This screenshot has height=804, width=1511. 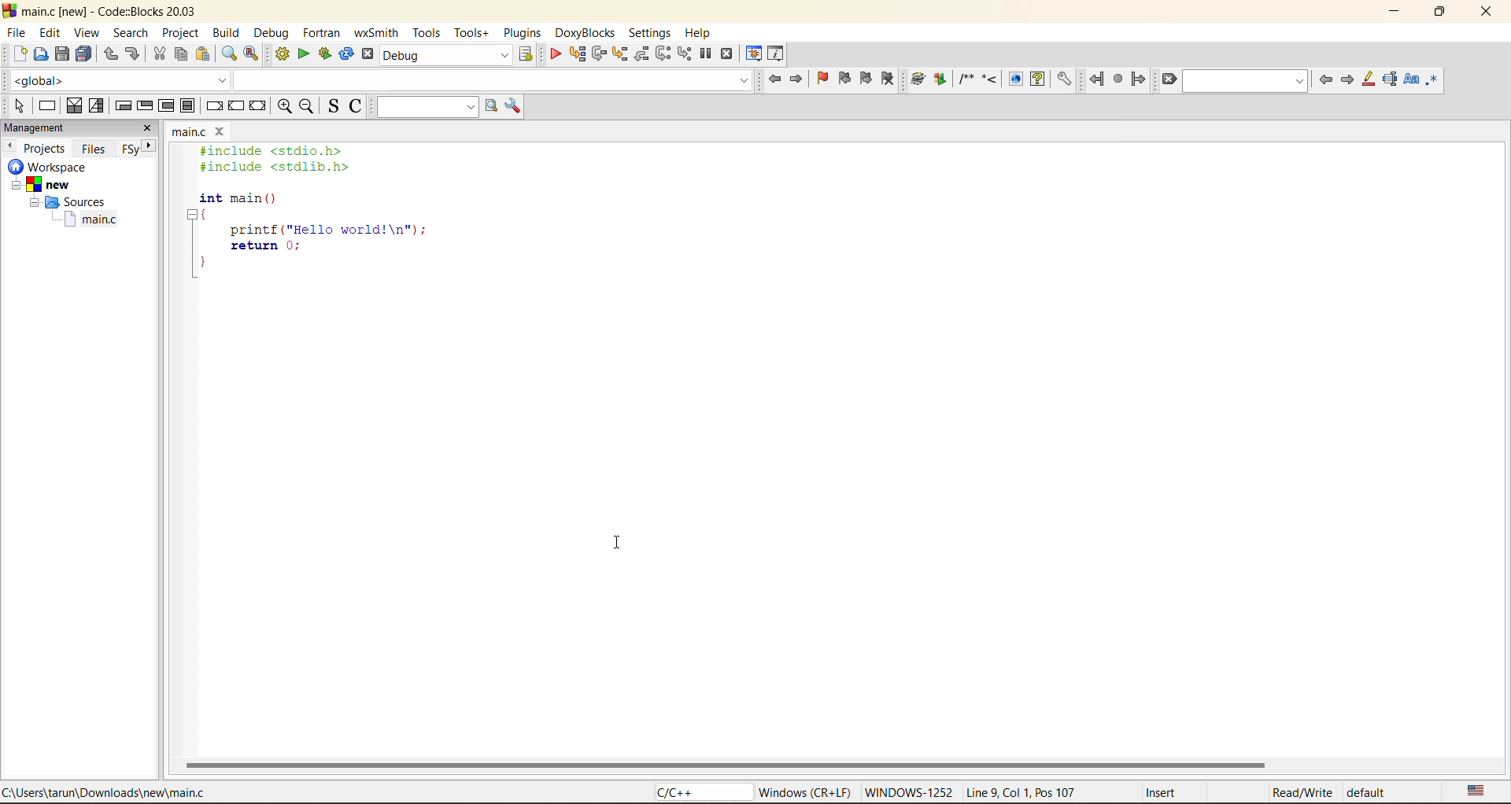 What do you see at coordinates (87, 33) in the screenshot?
I see `view` at bounding box center [87, 33].